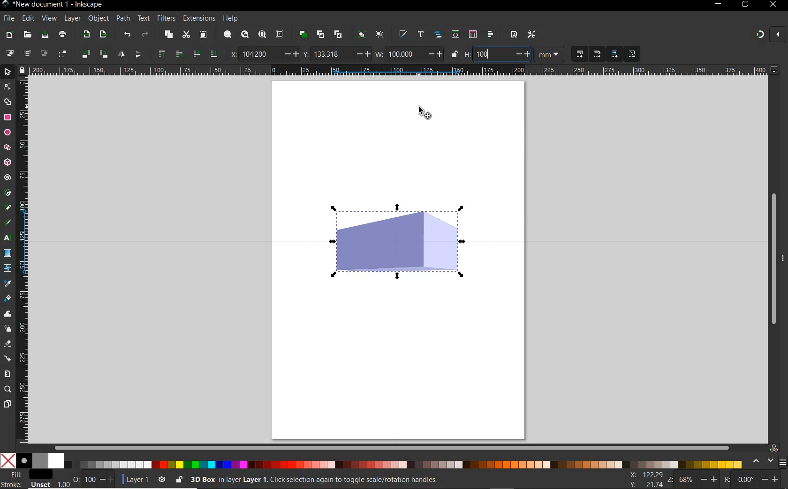 Image resolution: width=788 pixels, height=489 pixels. Describe the element at coordinates (745, 479) in the screenshot. I see `0` at that location.